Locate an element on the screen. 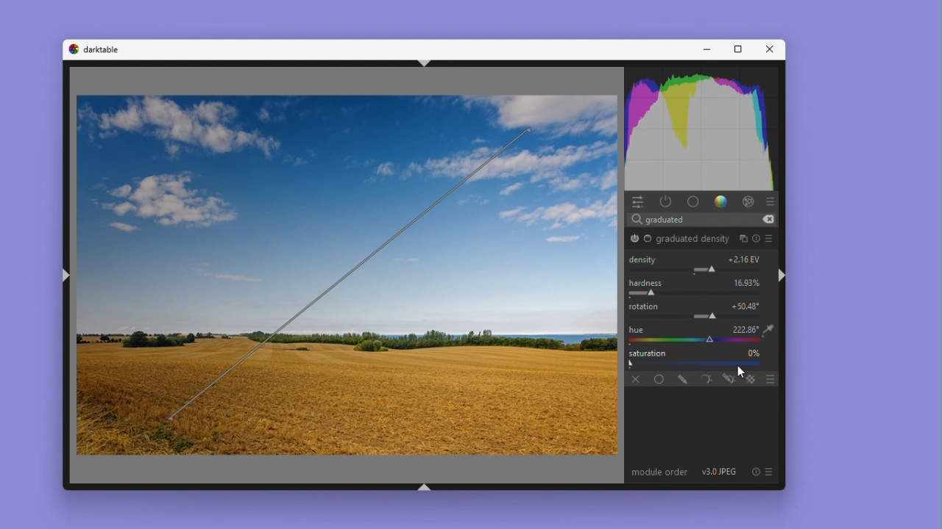  shift+ctrl+r hi is located at coordinates (783, 275).